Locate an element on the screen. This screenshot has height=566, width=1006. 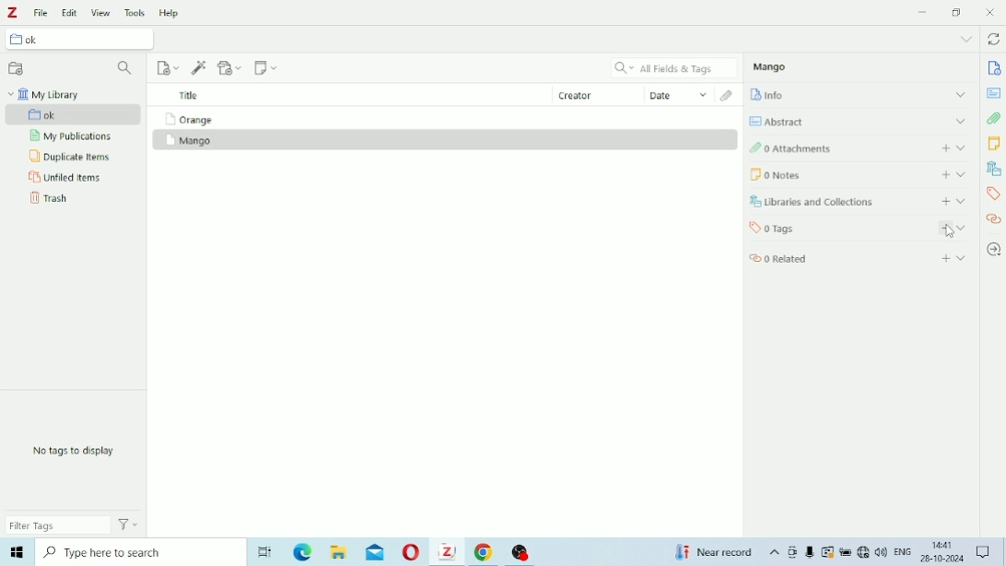
Info is located at coordinates (860, 93).